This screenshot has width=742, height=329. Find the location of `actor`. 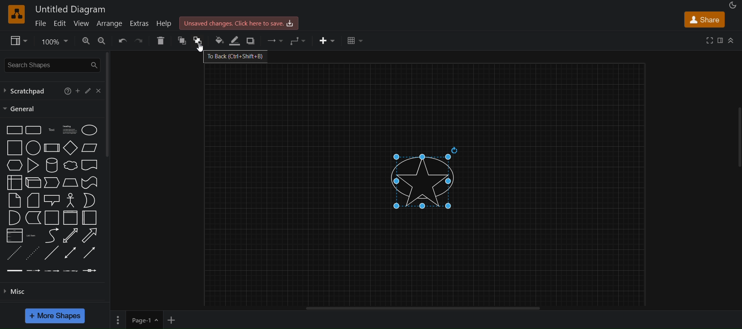

actor is located at coordinates (70, 200).